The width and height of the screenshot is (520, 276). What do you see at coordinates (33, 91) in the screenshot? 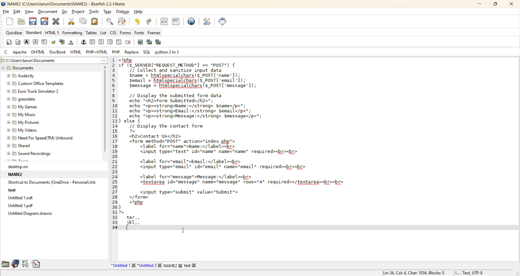
I see `Euro Truck Simulator 2` at bounding box center [33, 91].